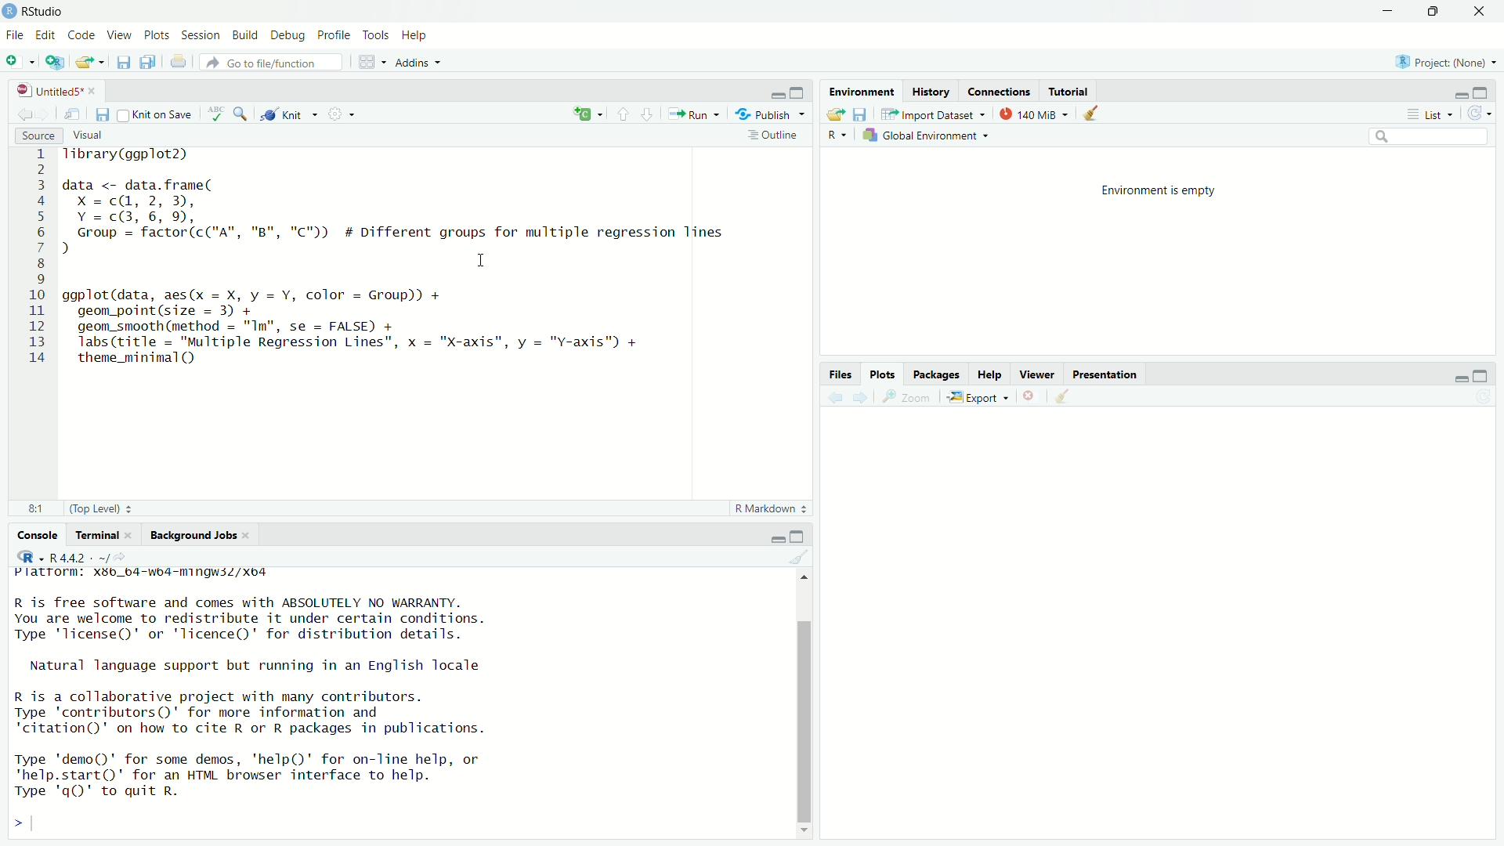 The image size is (1504, 846). I want to click on back, so click(833, 398).